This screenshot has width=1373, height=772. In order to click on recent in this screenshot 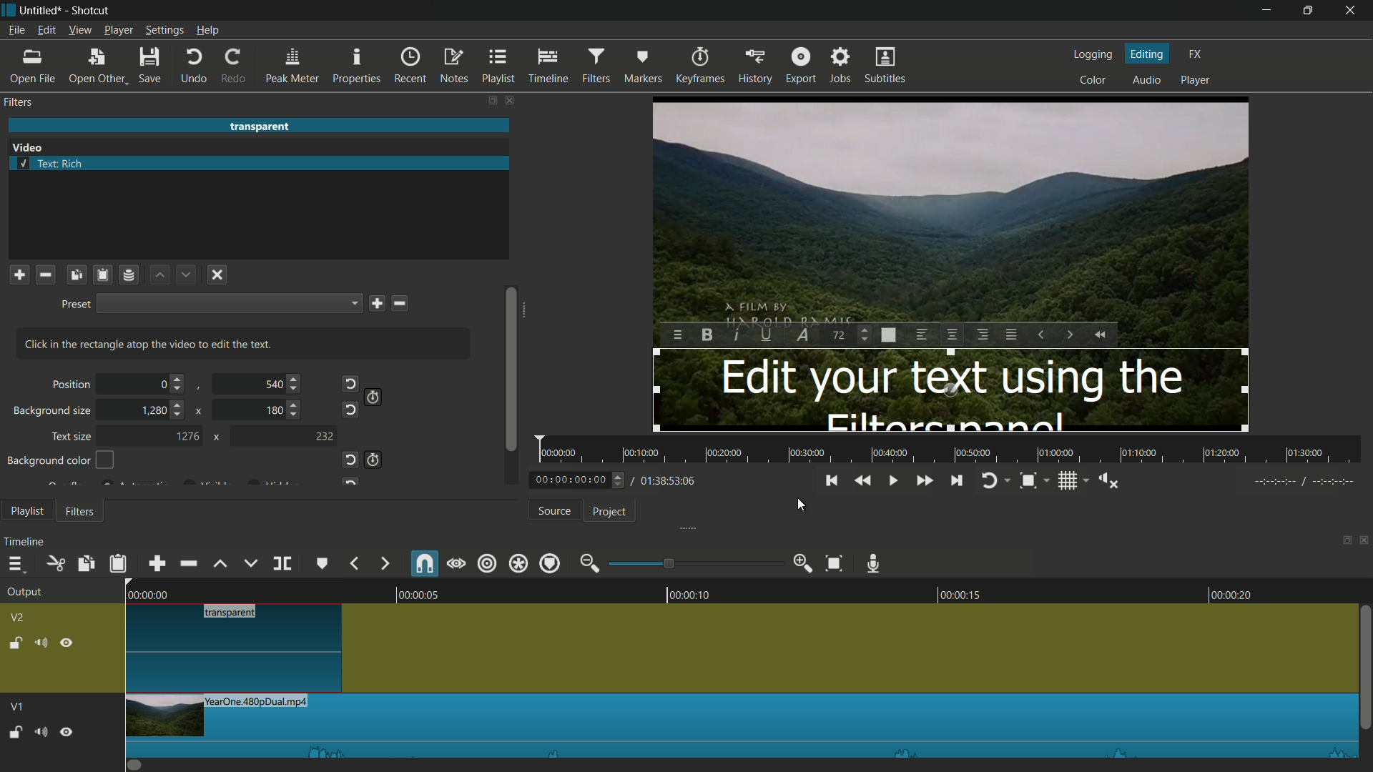, I will do `click(411, 66)`.